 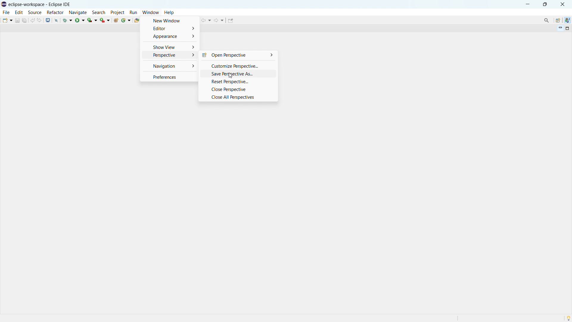 I want to click on navigation, so click(x=170, y=66).